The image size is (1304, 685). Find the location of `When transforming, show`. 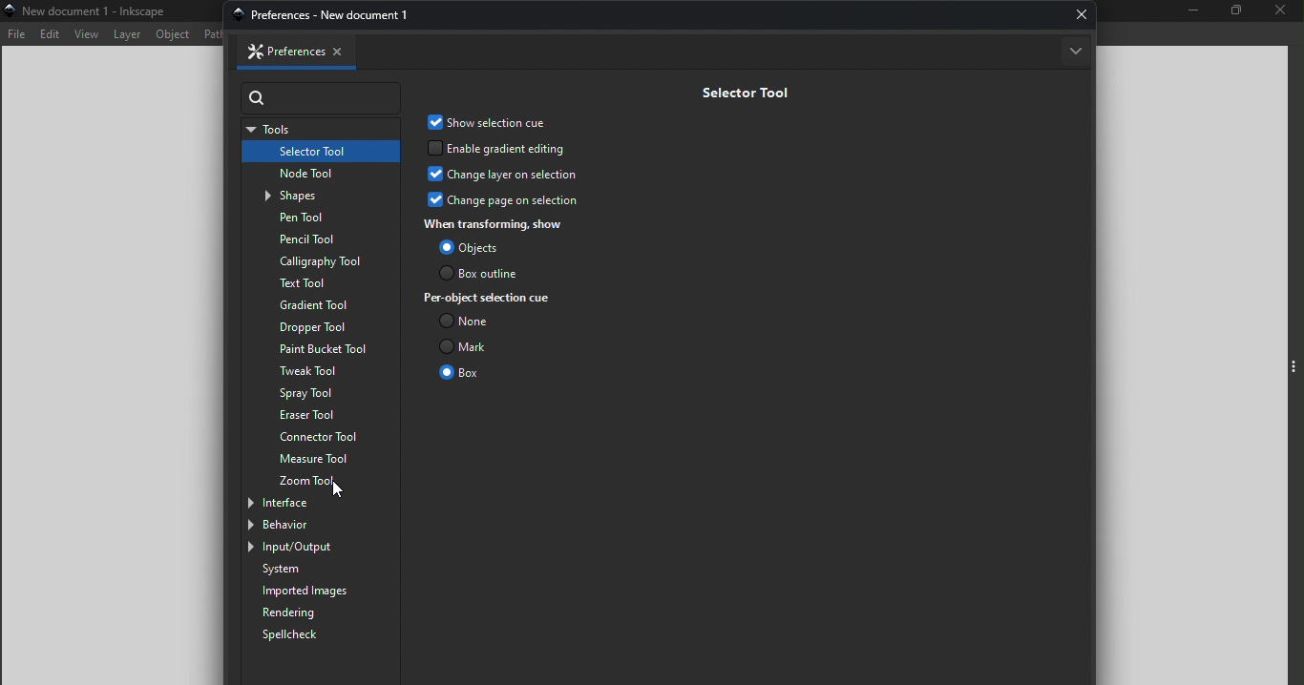

When transforming, show is located at coordinates (492, 224).